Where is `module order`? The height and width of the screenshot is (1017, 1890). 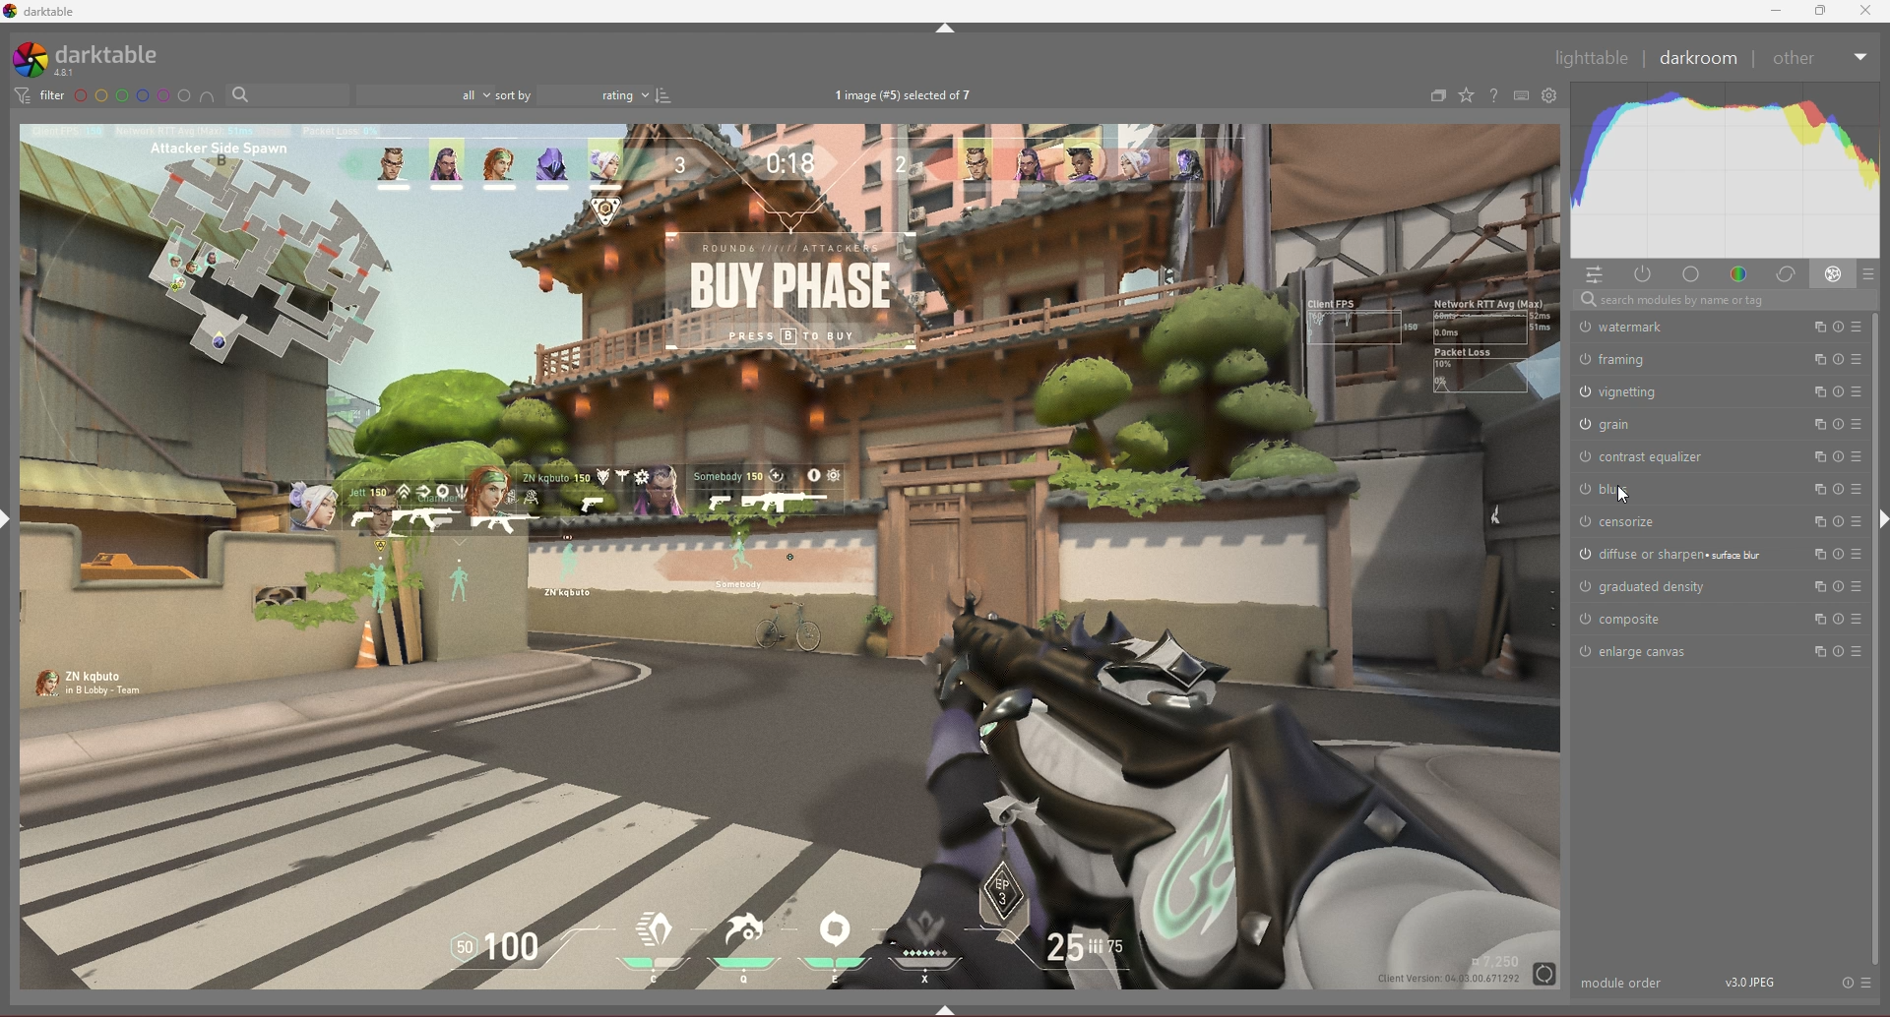
module order is located at coordinates (1624, 983).